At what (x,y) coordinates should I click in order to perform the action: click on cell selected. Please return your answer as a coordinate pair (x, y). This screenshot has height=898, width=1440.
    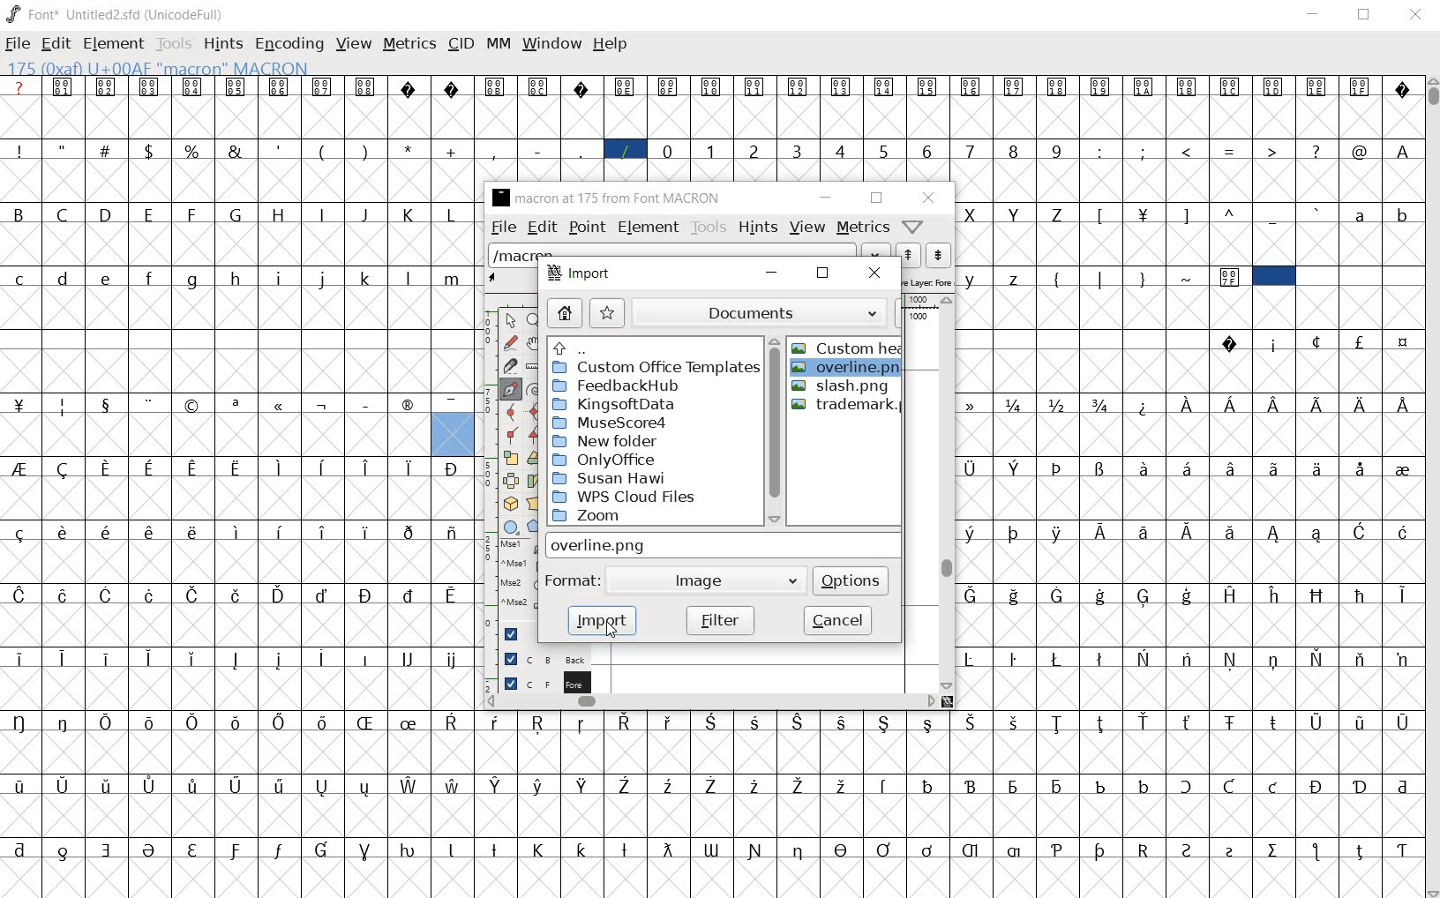
    Looking at the image, I should click on (1273, 276).